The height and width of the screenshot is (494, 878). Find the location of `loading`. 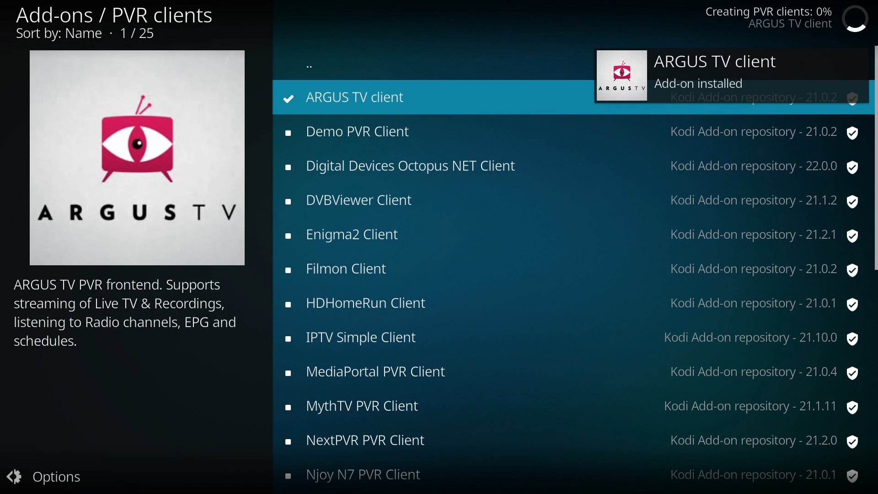

loading is located at coordinates (859, 19).